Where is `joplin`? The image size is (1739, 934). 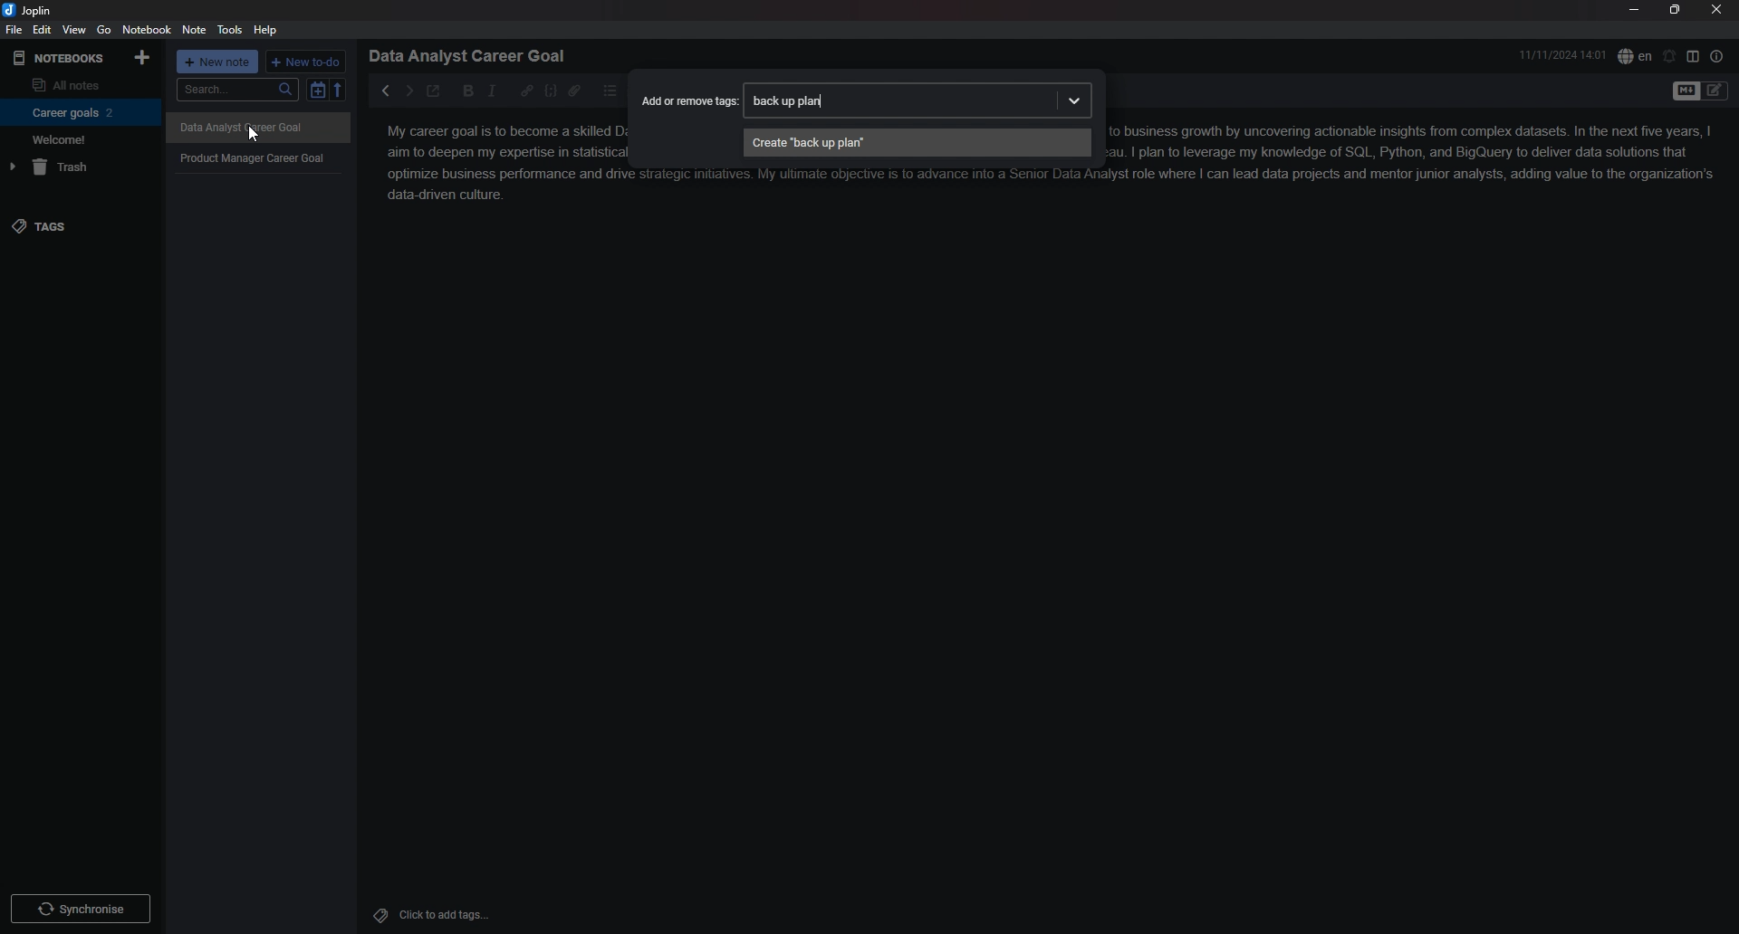
joplin is located at coordinates (29, 11).